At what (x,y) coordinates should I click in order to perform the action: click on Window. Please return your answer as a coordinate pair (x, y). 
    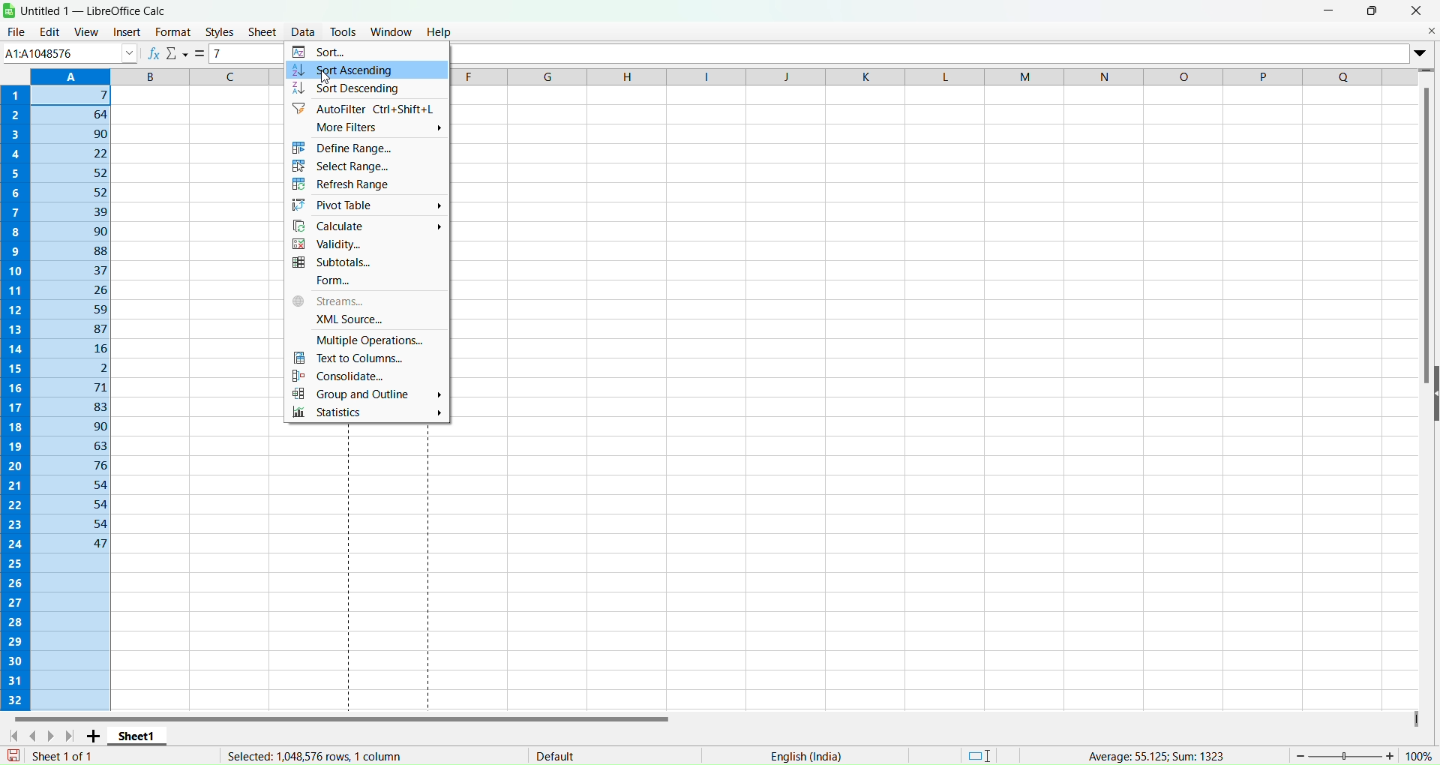
    Looking at the image, I should click on (391, 30).